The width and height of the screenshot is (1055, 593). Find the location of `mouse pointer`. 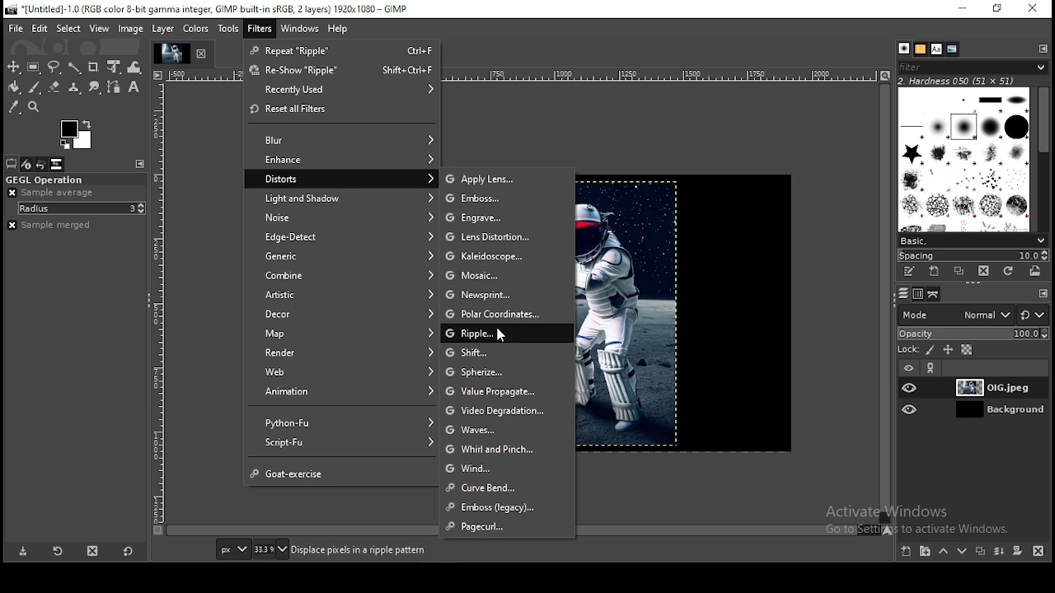

mouse pointer is located at coordinates (501, 337).